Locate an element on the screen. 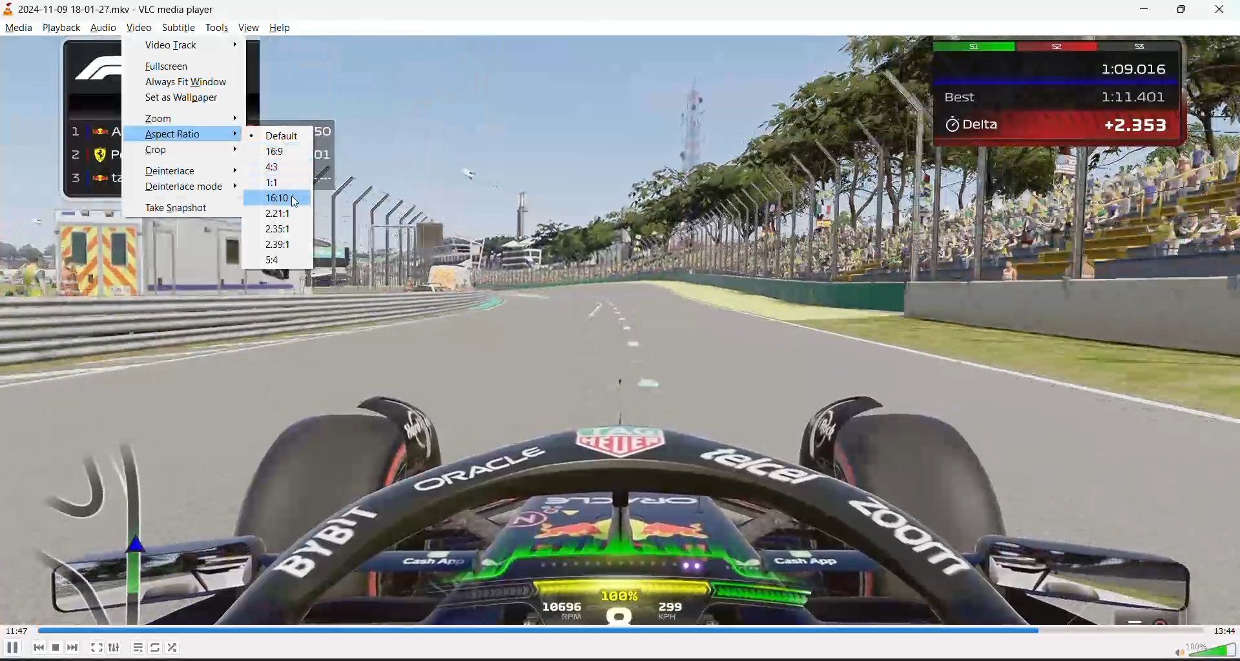  playlists is located at coordinates (139, 646).